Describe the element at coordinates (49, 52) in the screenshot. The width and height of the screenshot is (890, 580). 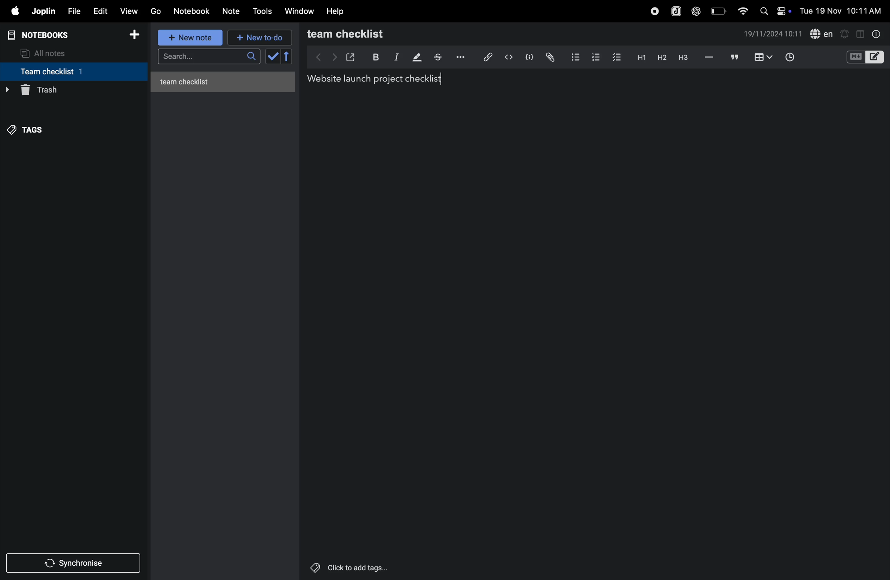
I see `all notes` at that location.